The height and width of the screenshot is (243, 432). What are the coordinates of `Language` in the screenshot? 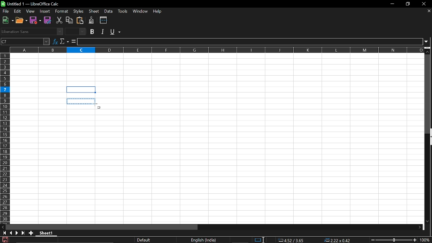 It's located at (204, 240).